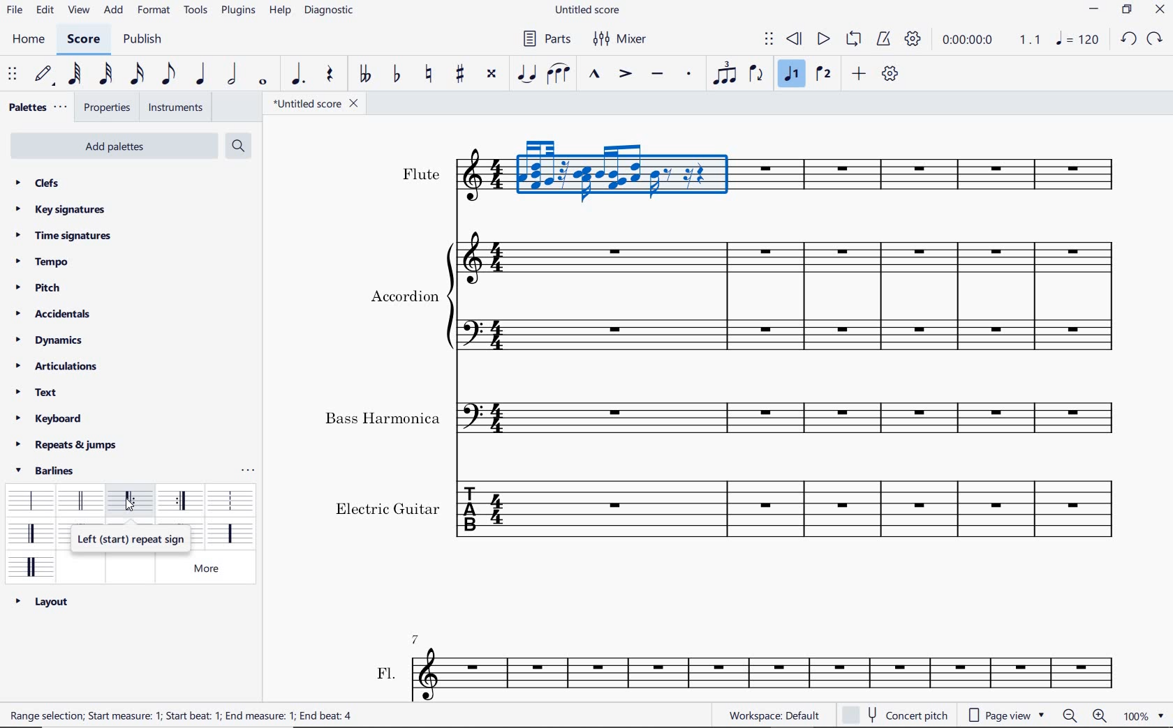 This screenshot has width=1173, height=728. What do you see at coordinates (431, 75) in the screenshot?
I see `toggle natural` at bounding box center [431, 75].